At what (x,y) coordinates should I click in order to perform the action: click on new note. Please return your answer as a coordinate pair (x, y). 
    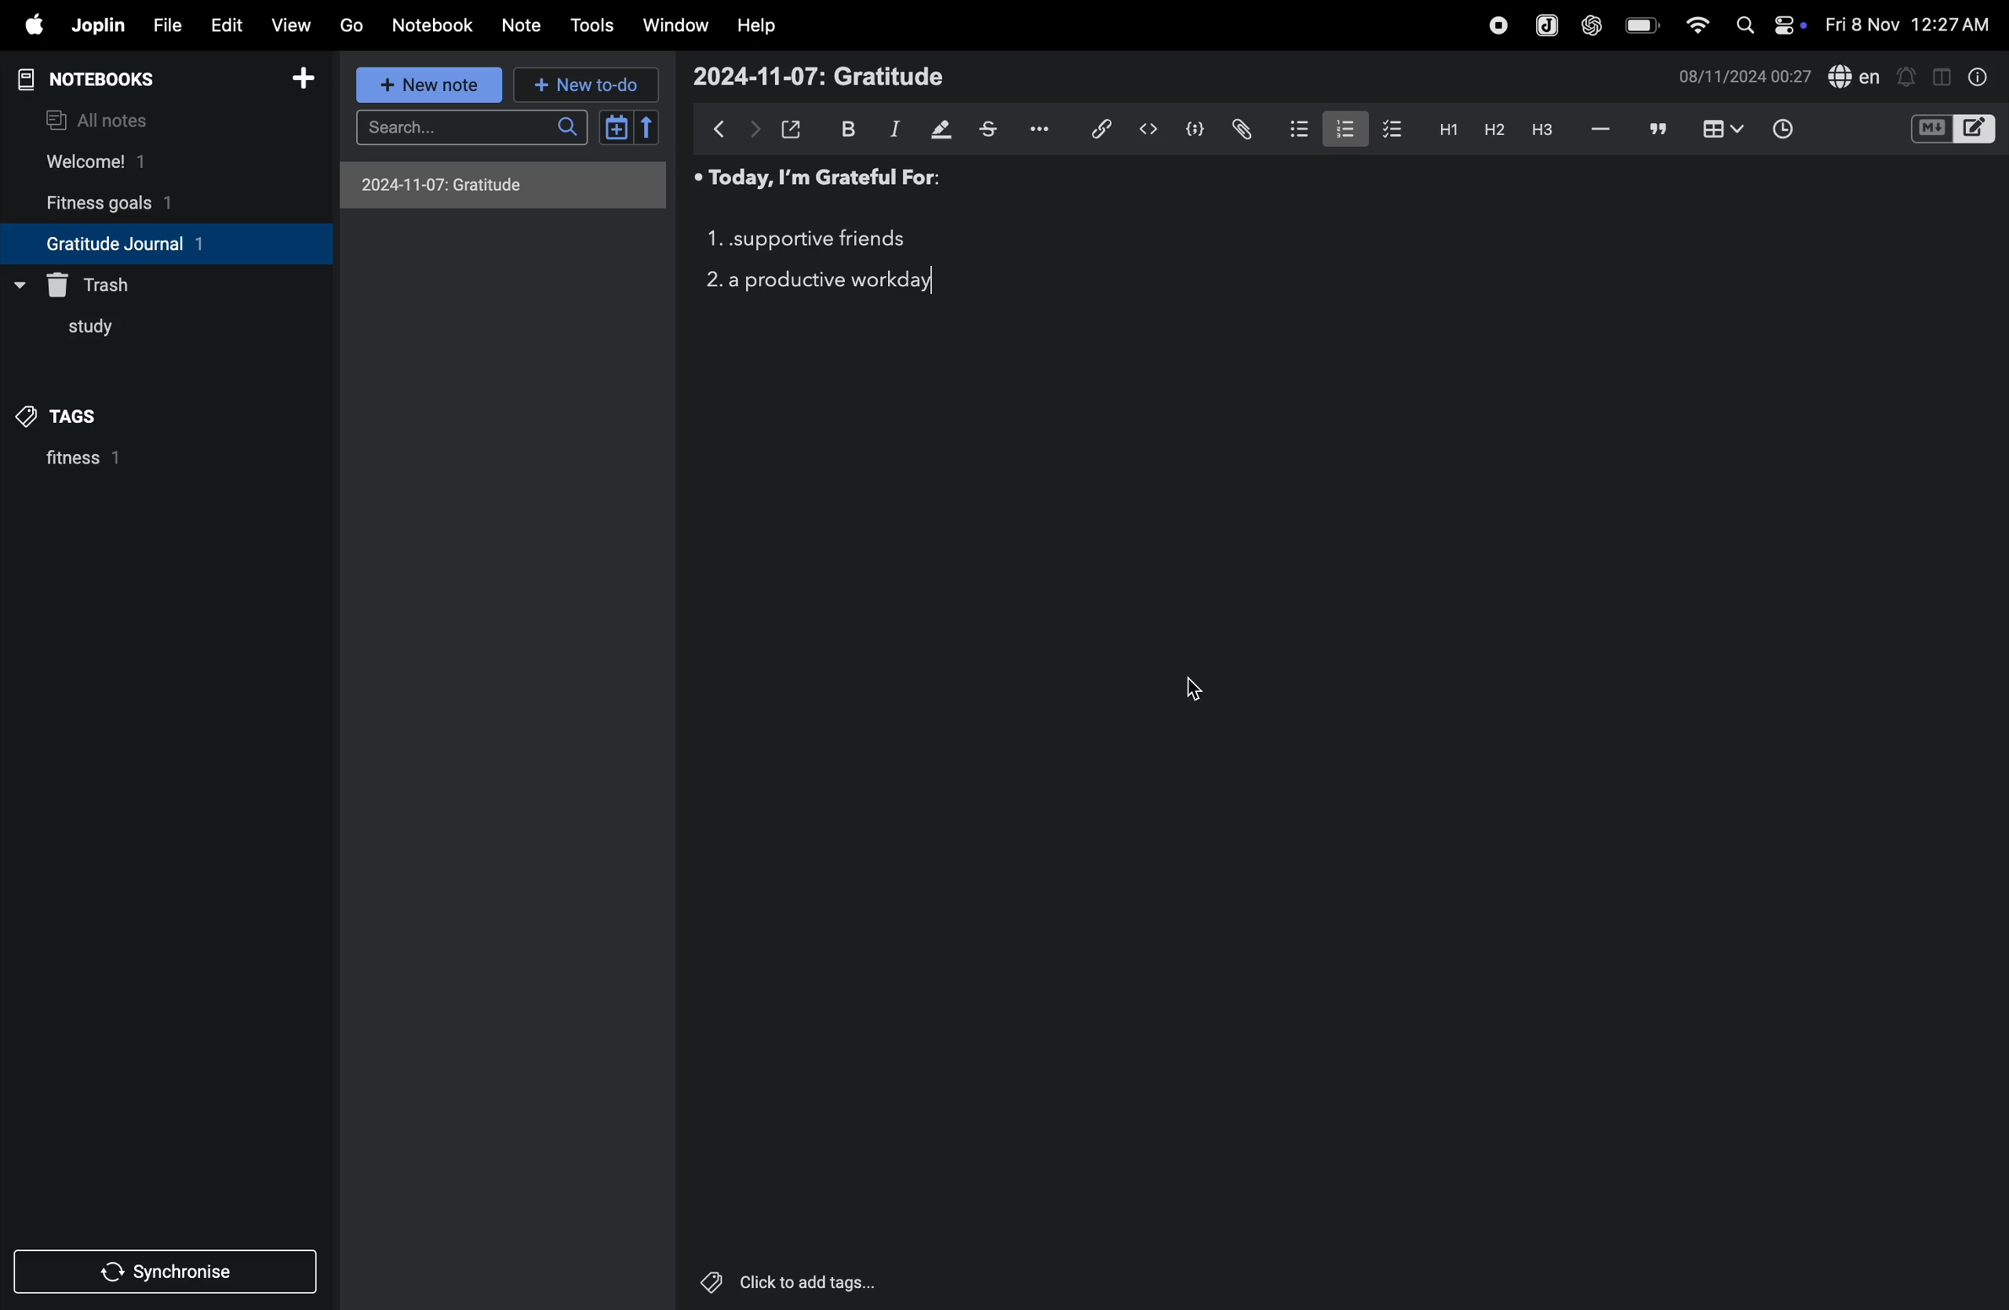
    Looking at the image, I should click on (431, 87).